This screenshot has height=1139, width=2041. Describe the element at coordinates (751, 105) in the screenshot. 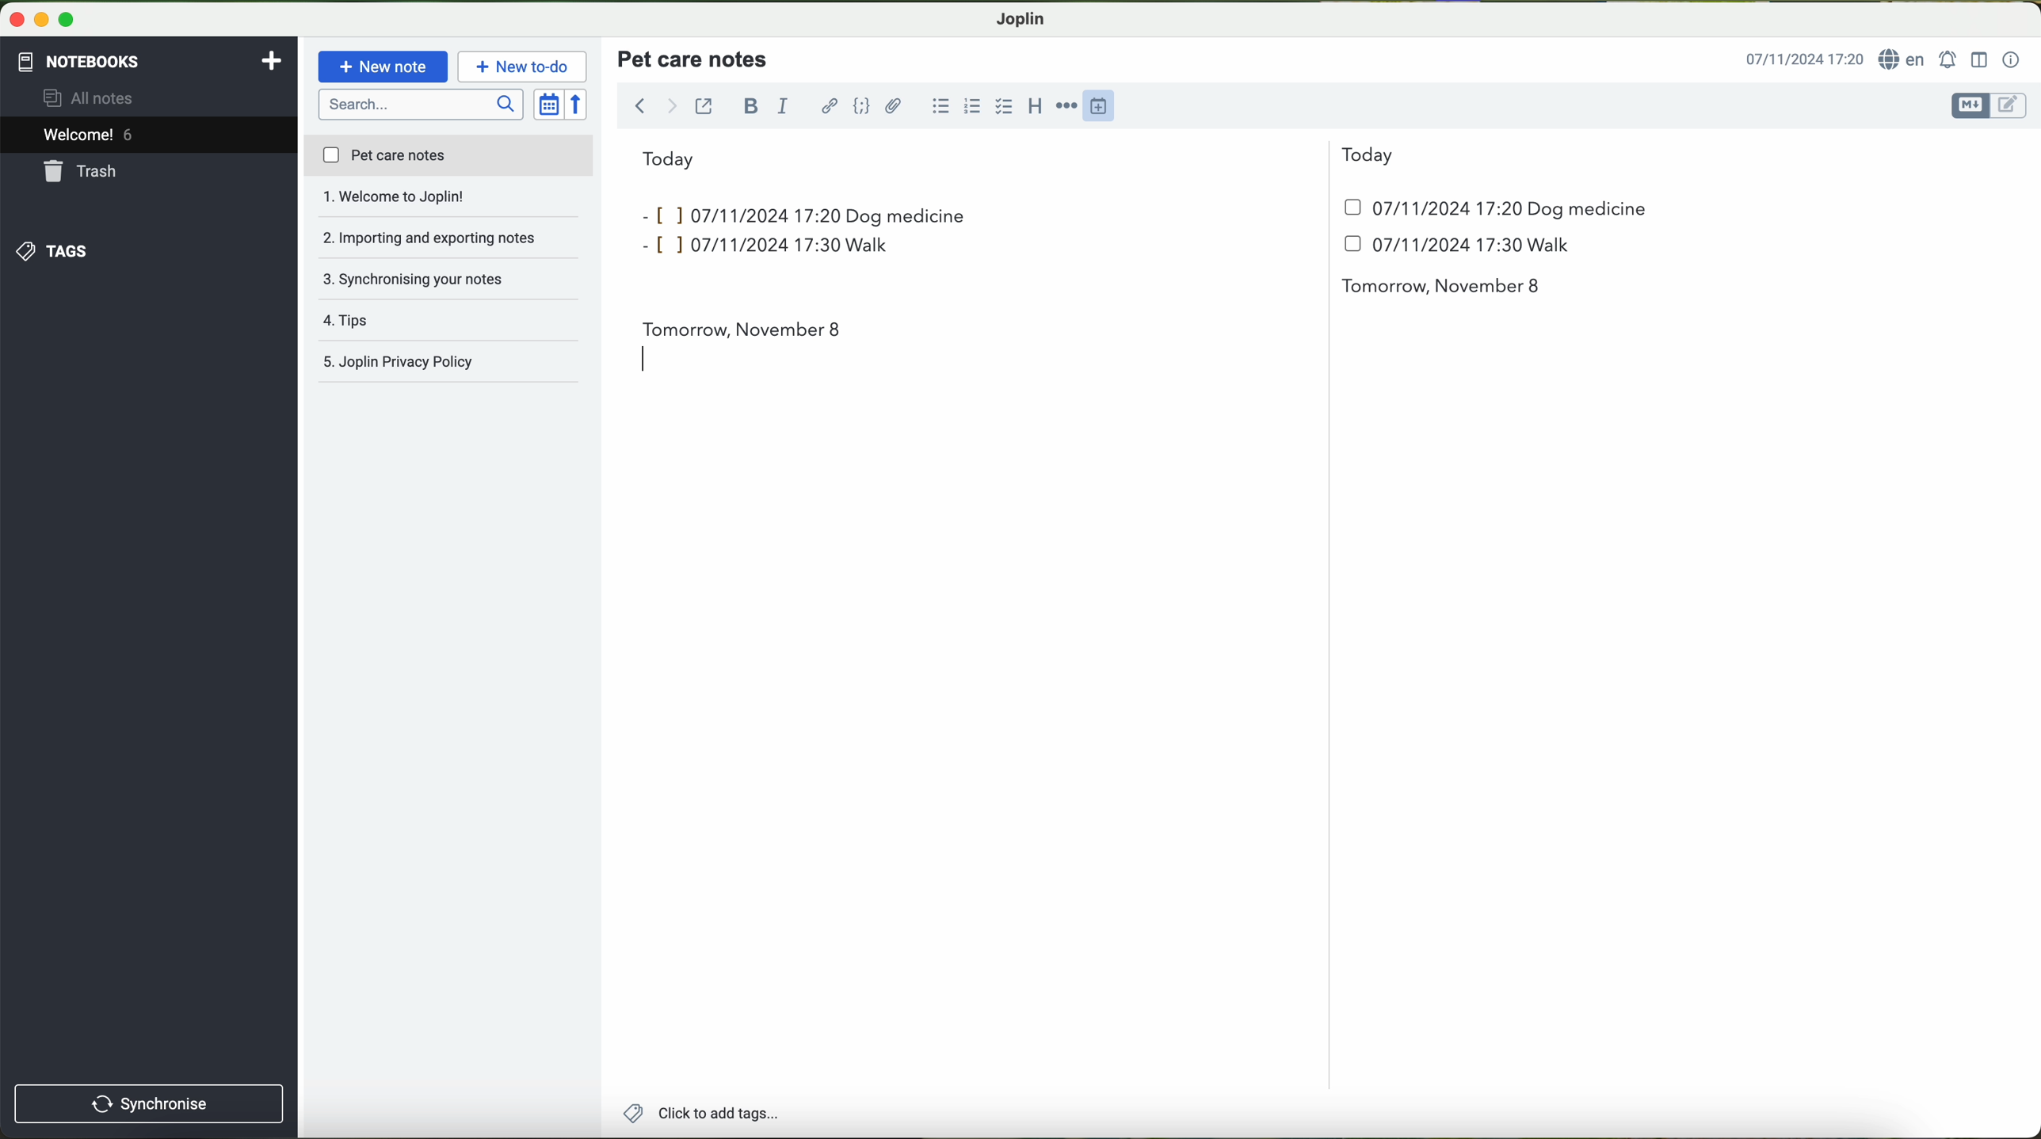

I see `bold` at that location.